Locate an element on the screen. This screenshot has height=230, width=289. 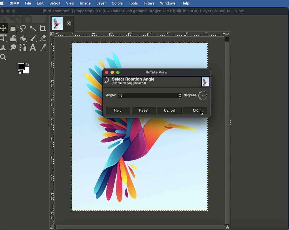
Angle: is located at coordinates (112, 96).